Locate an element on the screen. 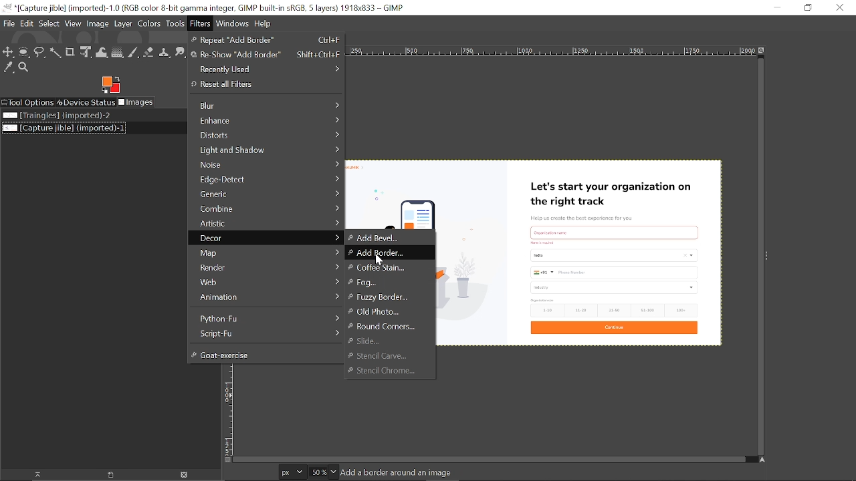 The width and height of the screenshot is (856, 481). Fuzzy select tool is located at coordinates (55, 53).